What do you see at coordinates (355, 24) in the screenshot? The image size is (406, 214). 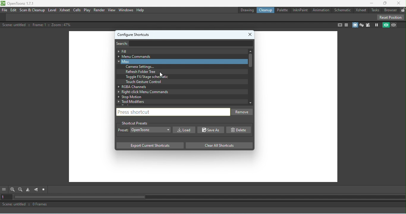 I see `Camera stand view` at bounding box center [355, 24].